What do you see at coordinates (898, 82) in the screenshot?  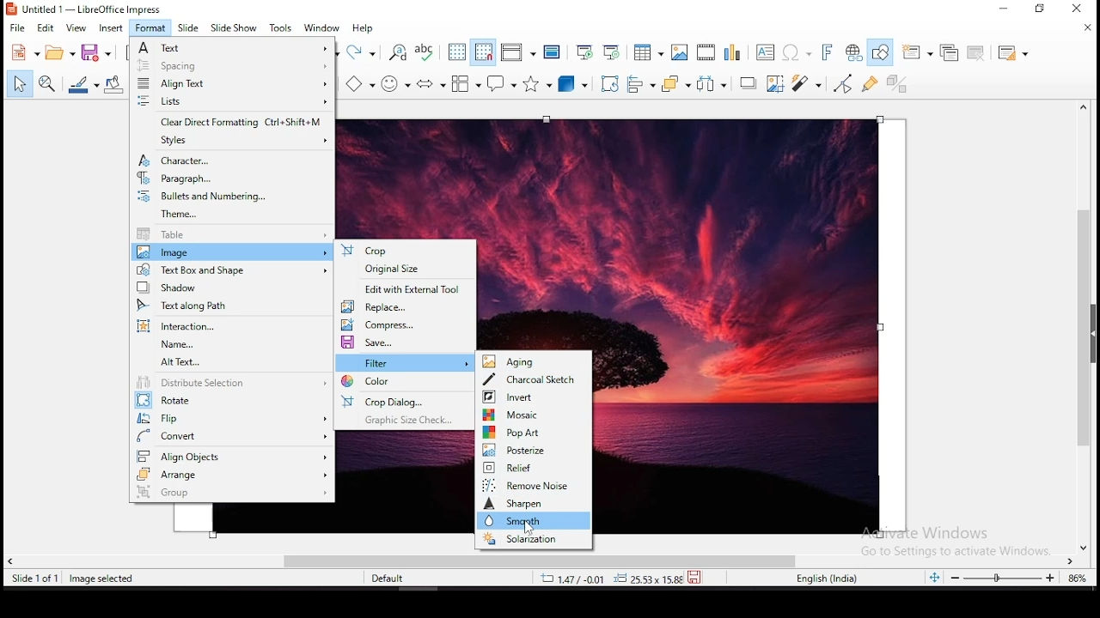 I see `toggle extrusion` at bounding box center [898, 82].